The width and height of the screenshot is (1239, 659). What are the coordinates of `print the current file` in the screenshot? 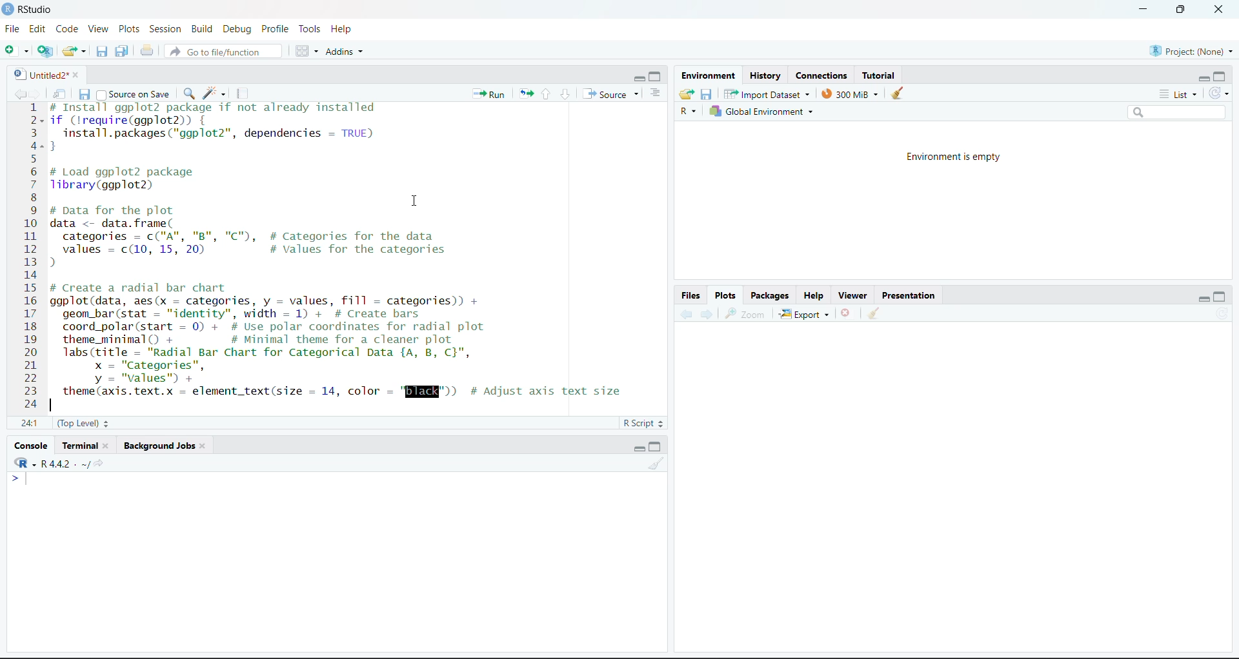 It's located at (145, 51).